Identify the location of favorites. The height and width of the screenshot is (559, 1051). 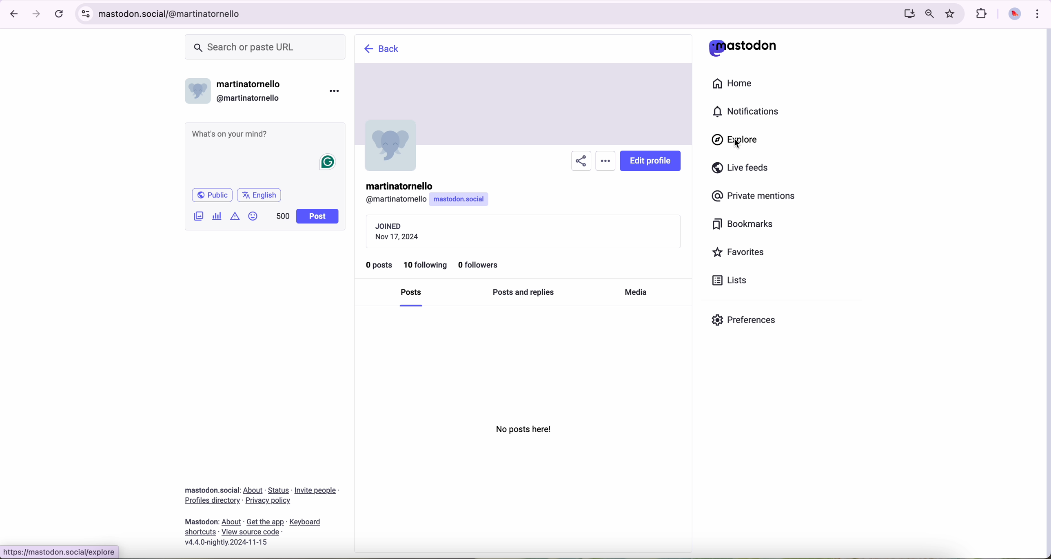
(740, 252).